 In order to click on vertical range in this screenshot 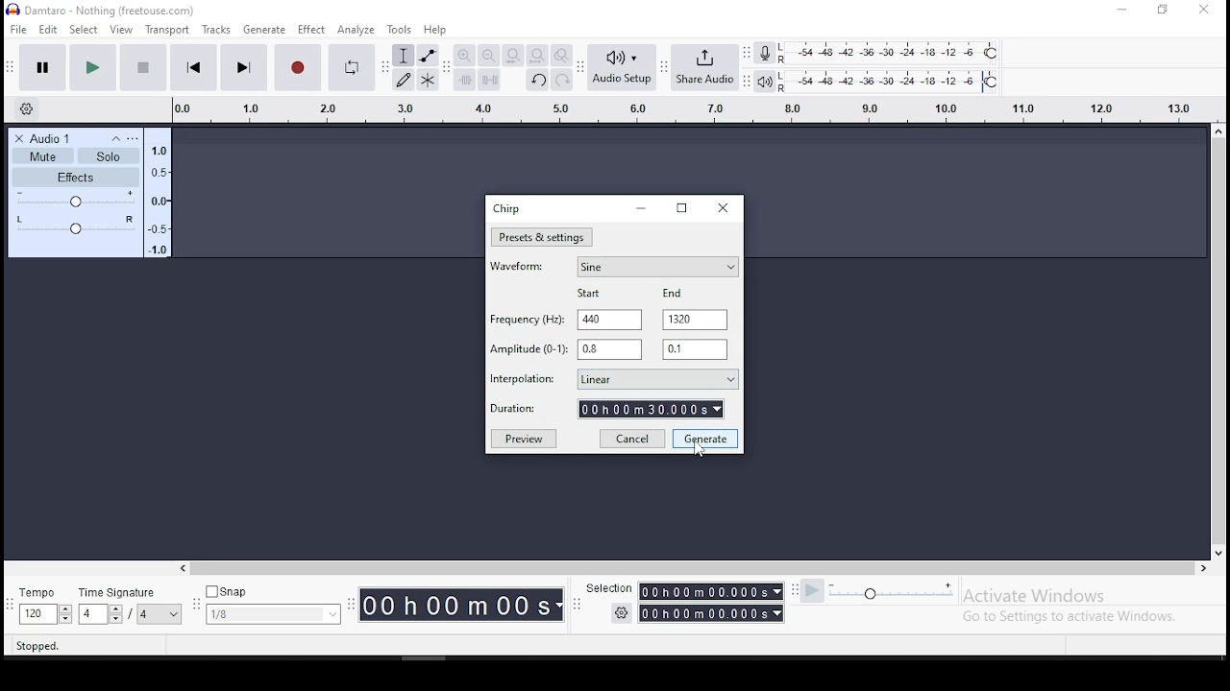, I will do `click(680, 107)`.